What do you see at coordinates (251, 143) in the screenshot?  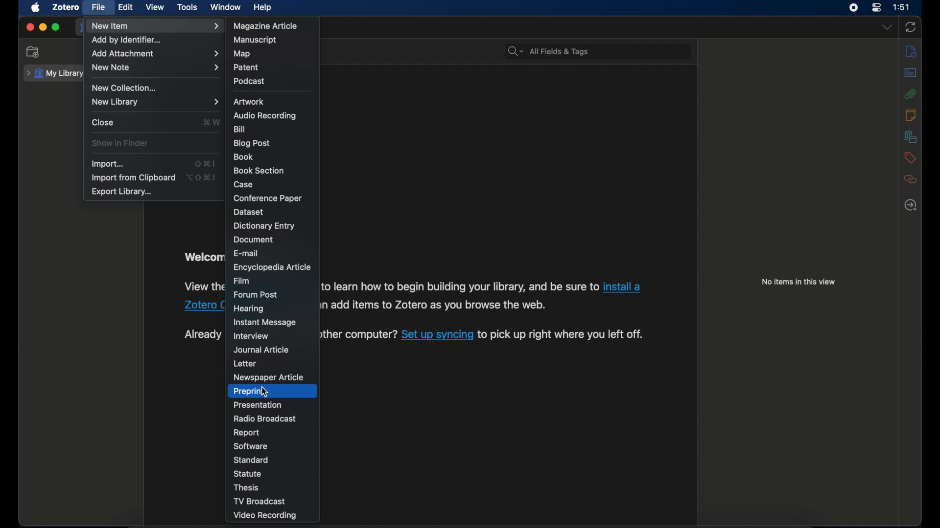 I see `blog post` at bounding box center [251, 143].